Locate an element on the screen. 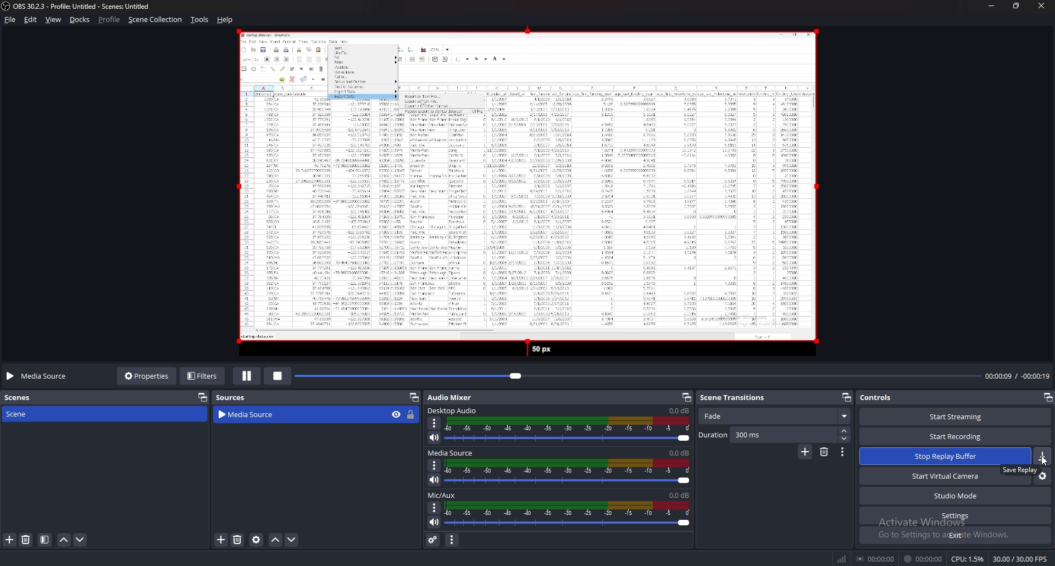 This screenshot has height=566, width=1055. resize is located at coordinates (1015, 5).